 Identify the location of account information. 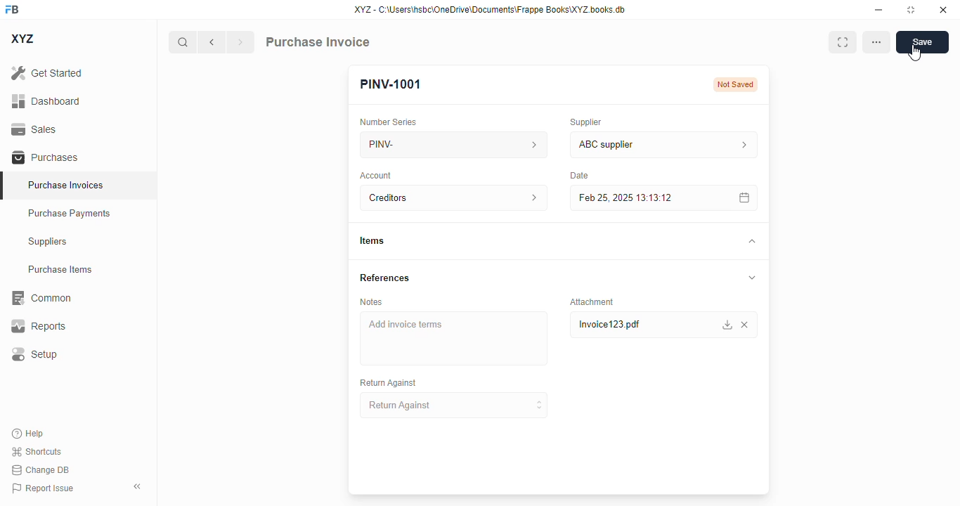
(529, 198).